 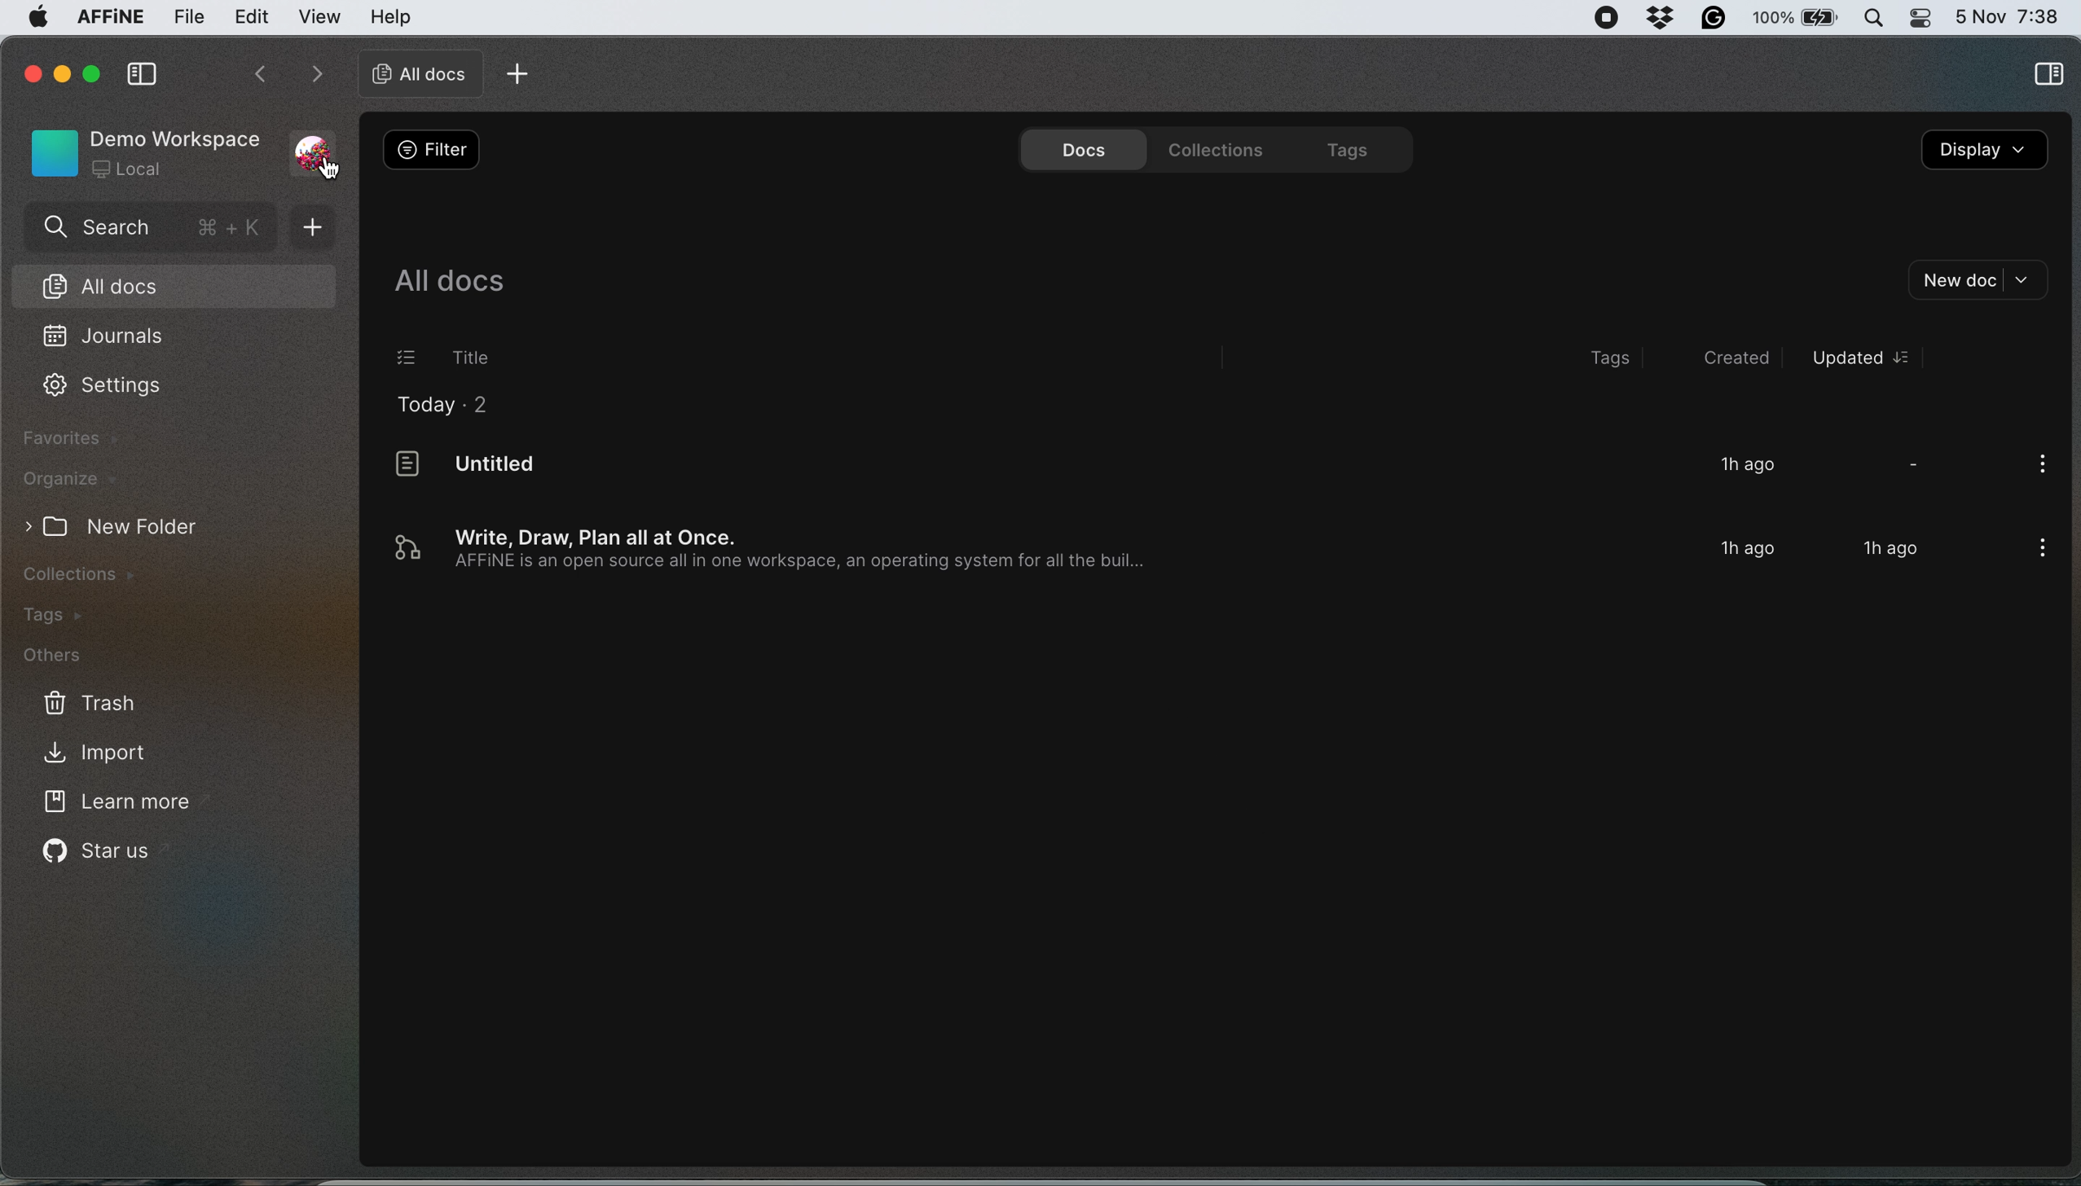 What do you see at coordinates (311, 76) in the screenshot?
I see `forward` at bounding box center [311, 76].